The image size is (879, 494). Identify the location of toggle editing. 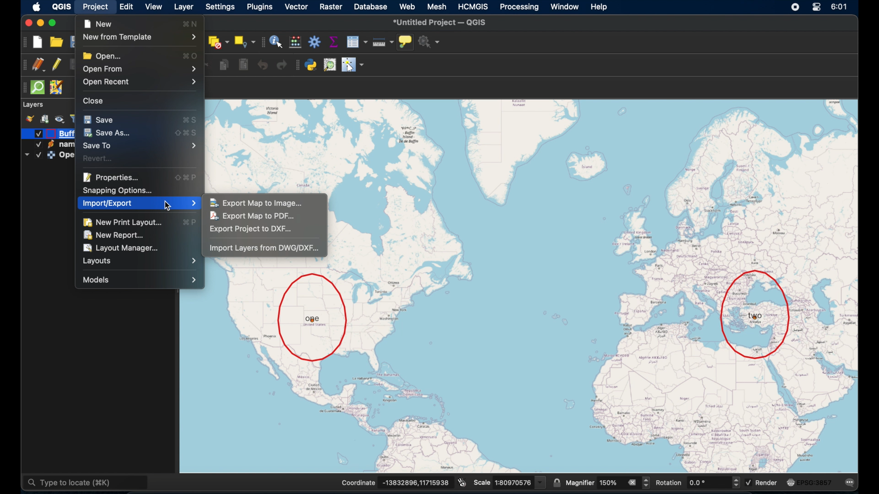
(56, 64).